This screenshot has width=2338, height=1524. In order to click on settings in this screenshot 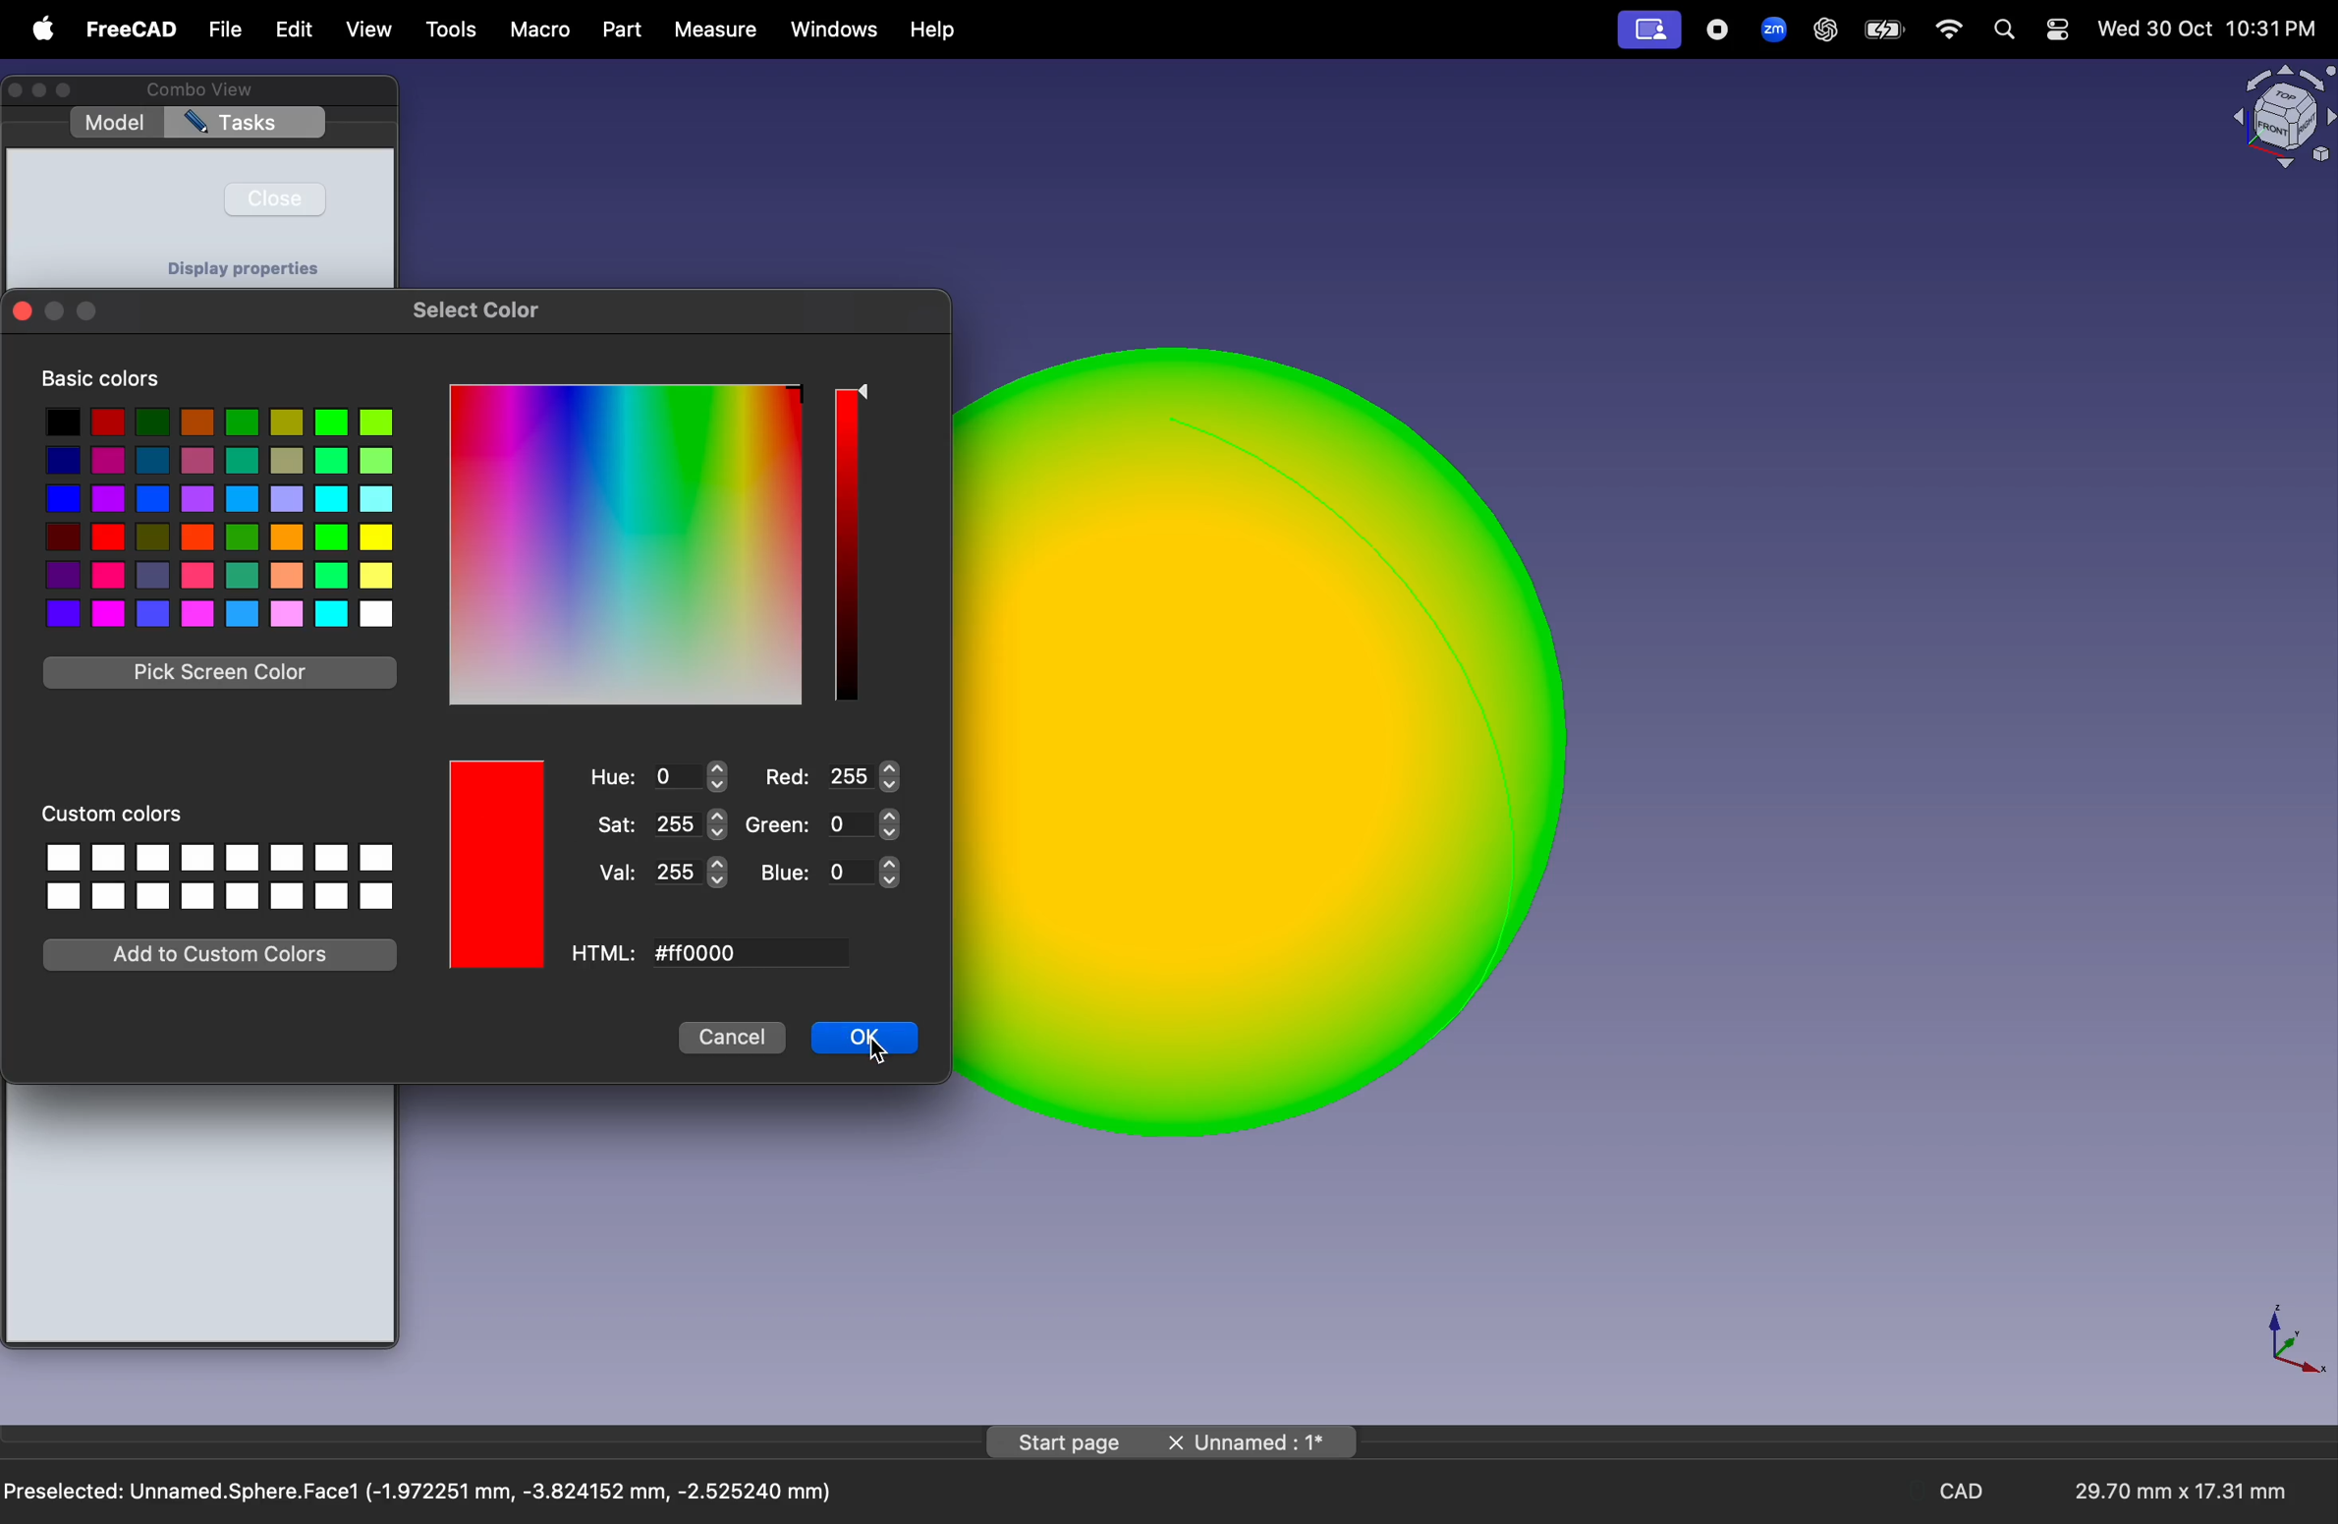, I will do `click(2056, 29)`.